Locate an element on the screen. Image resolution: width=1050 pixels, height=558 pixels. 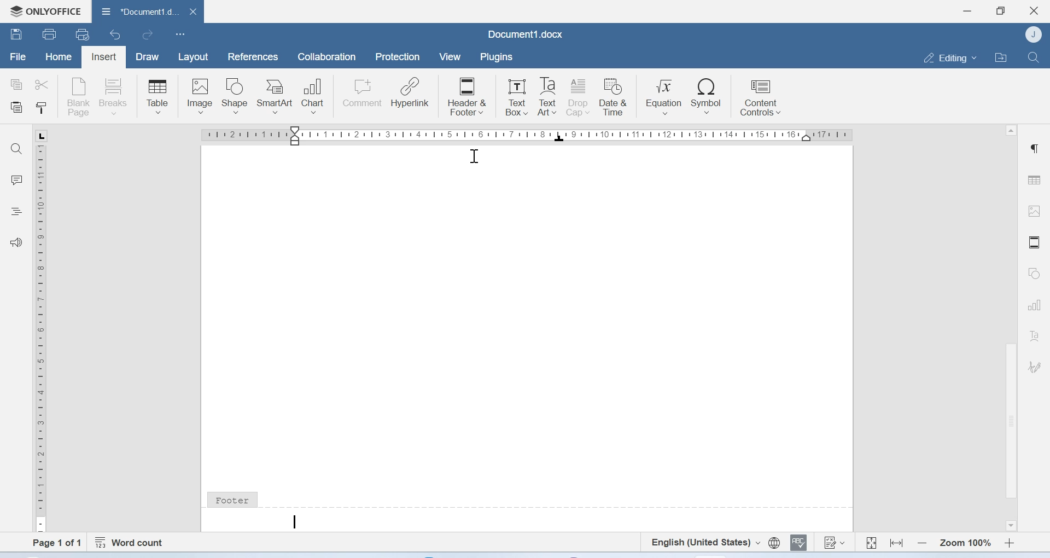
Set document language is located at coordinates (774, 543).